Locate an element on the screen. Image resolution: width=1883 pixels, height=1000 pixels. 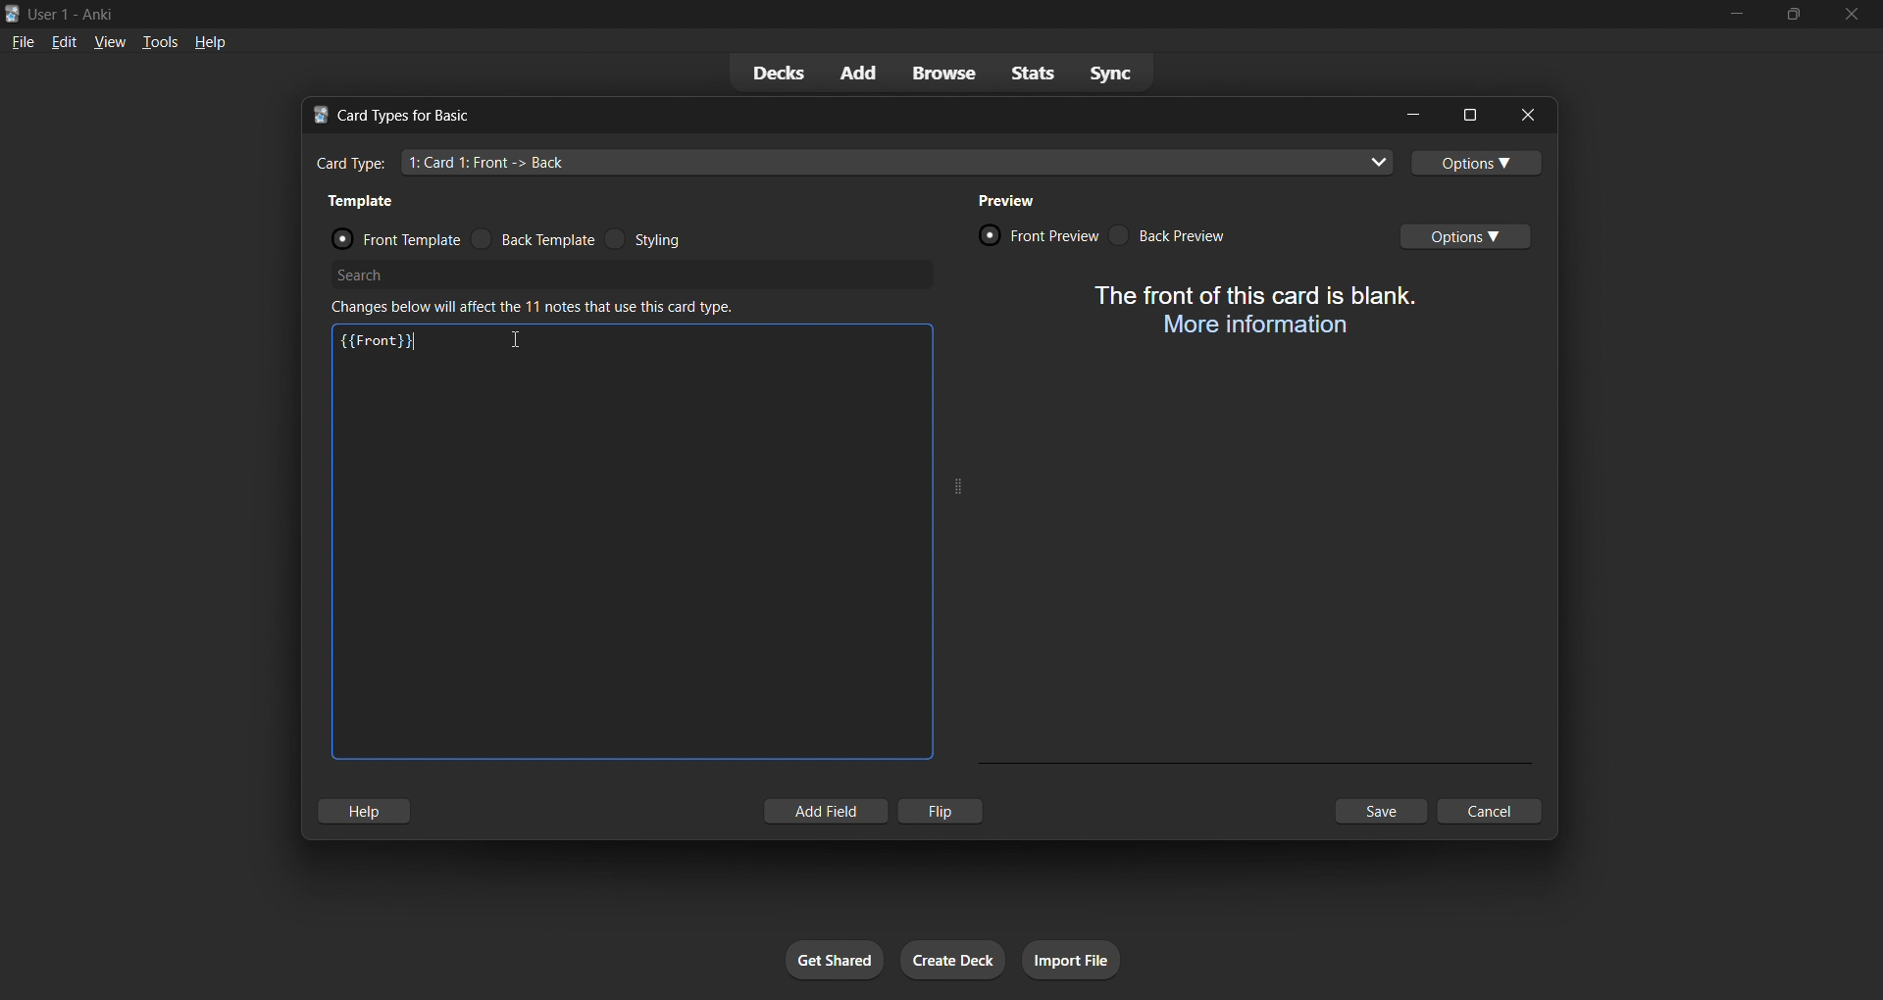
maximize is located at coordinates (1465, 114).